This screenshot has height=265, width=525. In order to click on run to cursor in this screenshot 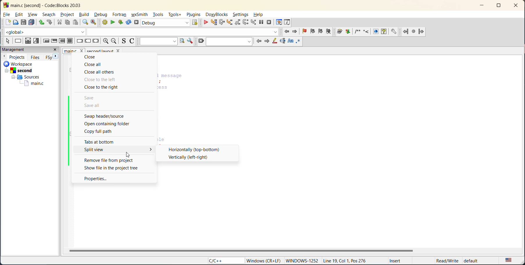, I will do `click(214, 22)`.